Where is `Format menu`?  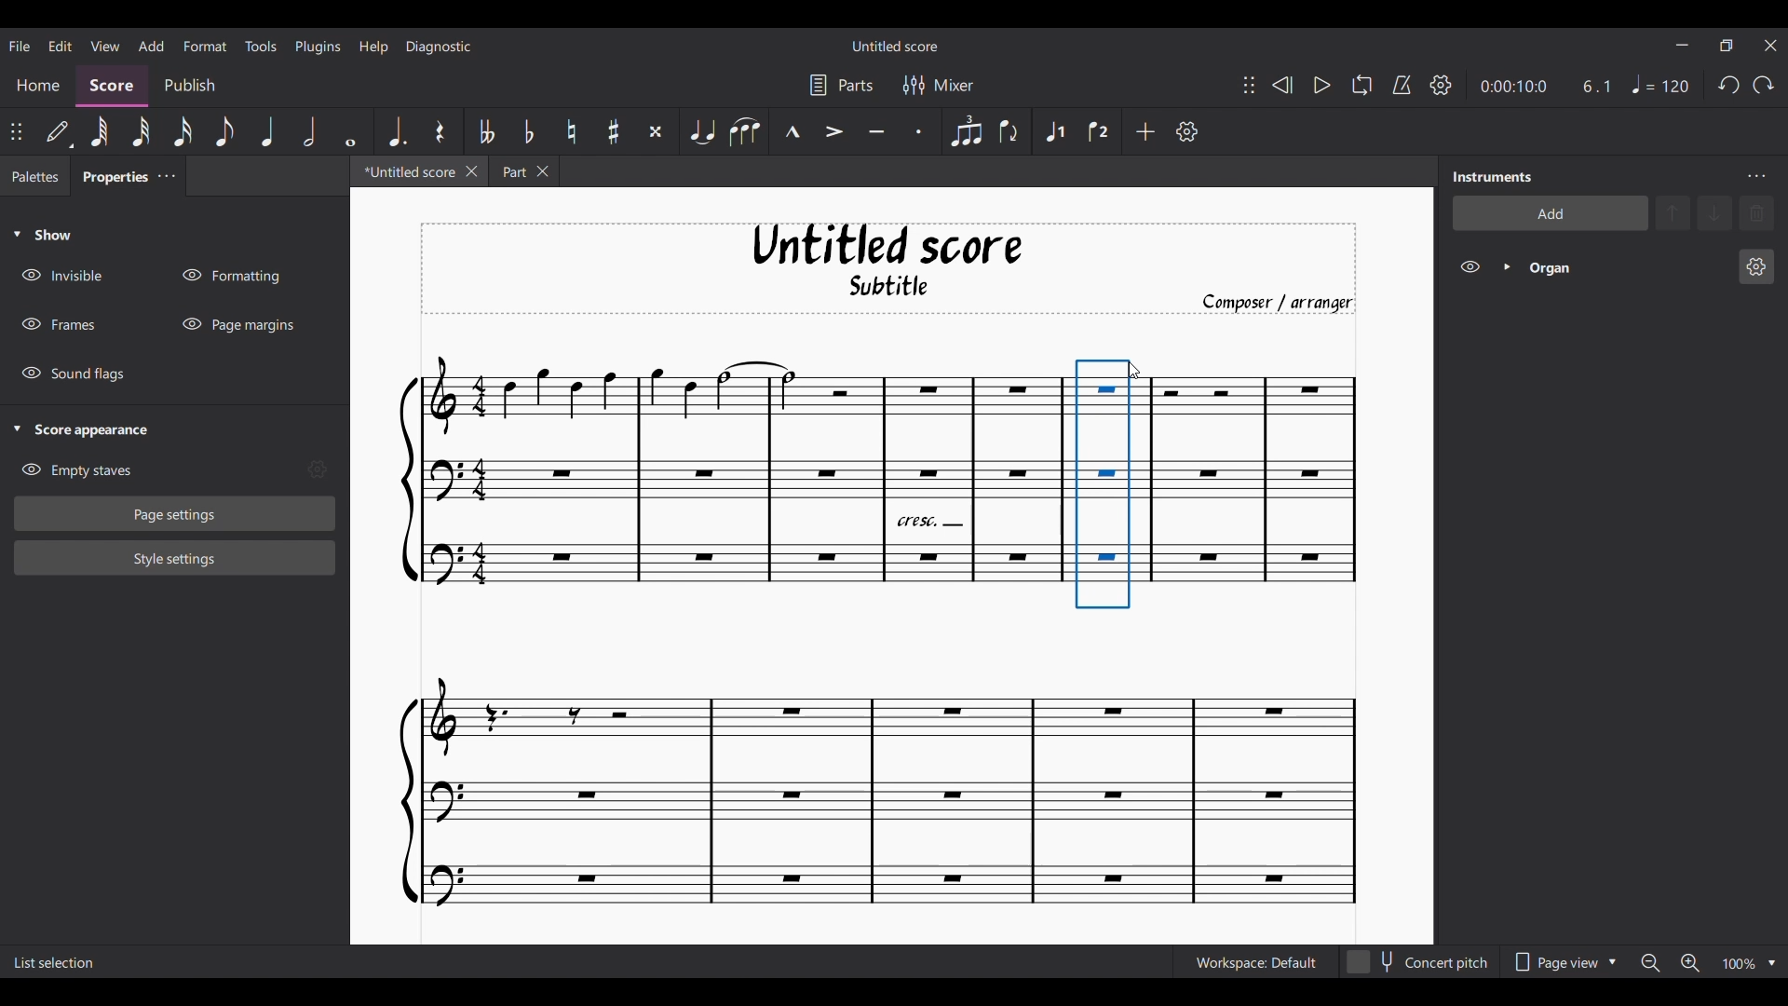
Format menu is located at coordinates (204, 46).